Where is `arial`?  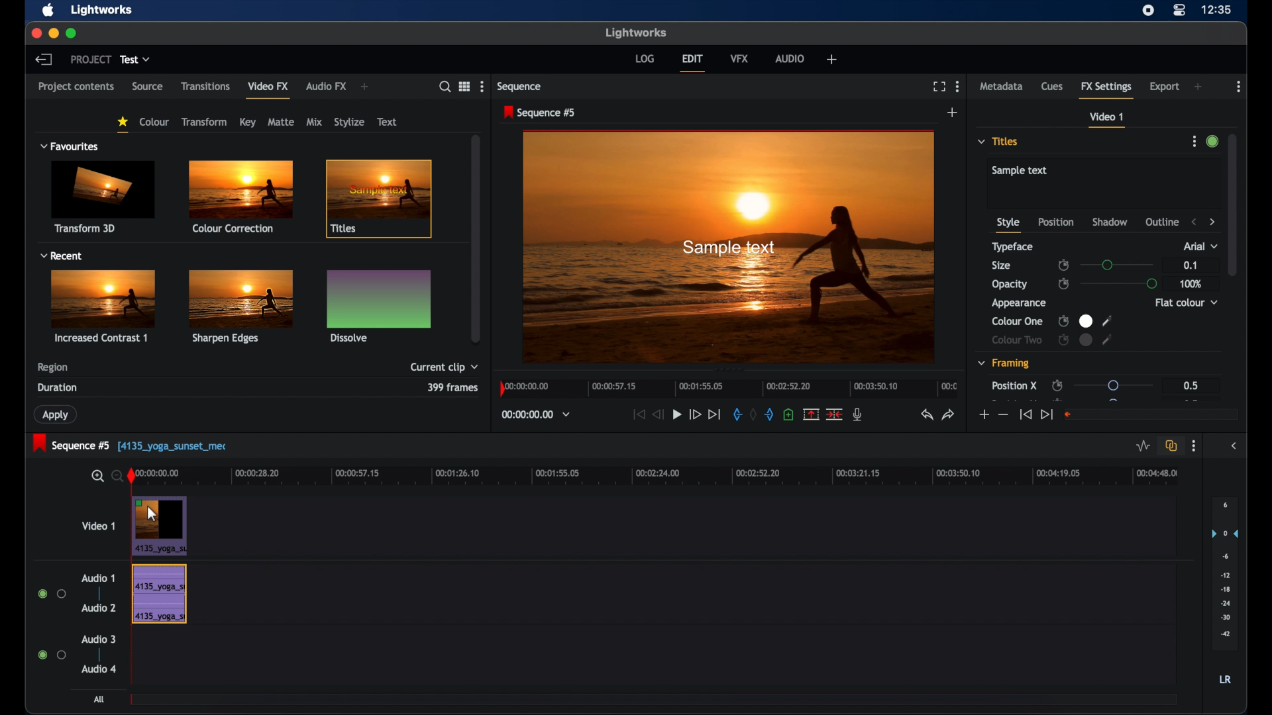
arial is located at coordinates (1201, 246).